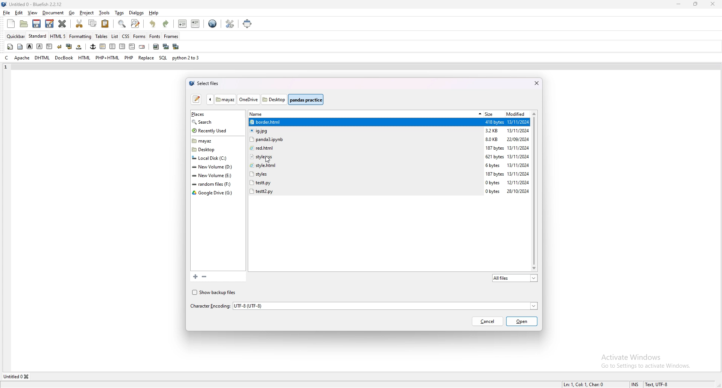 The width and height of the screenshot is (722, 388). Describe the element at coordinates (49, 47) in the screenshot. I see `paragraph` at that location.